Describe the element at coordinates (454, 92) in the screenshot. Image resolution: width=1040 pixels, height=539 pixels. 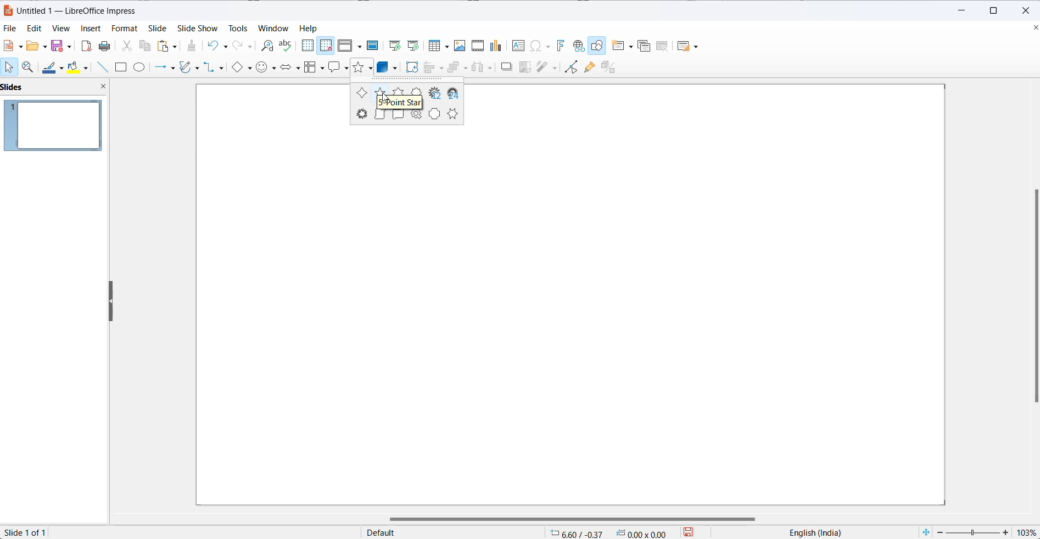
I see `24 point star` at that location.